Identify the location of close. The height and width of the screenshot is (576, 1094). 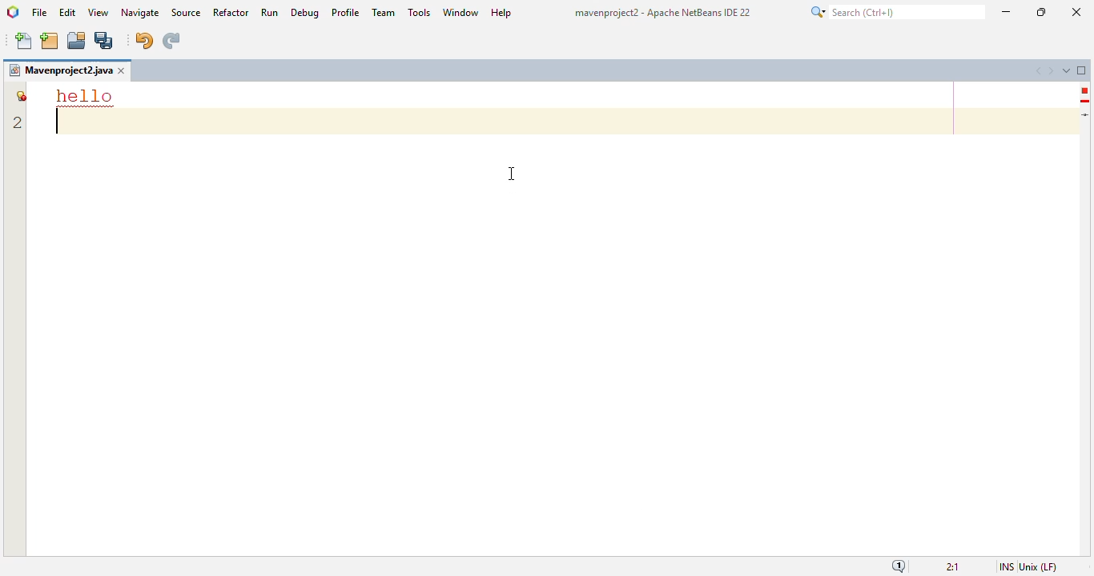
(1077, 13).